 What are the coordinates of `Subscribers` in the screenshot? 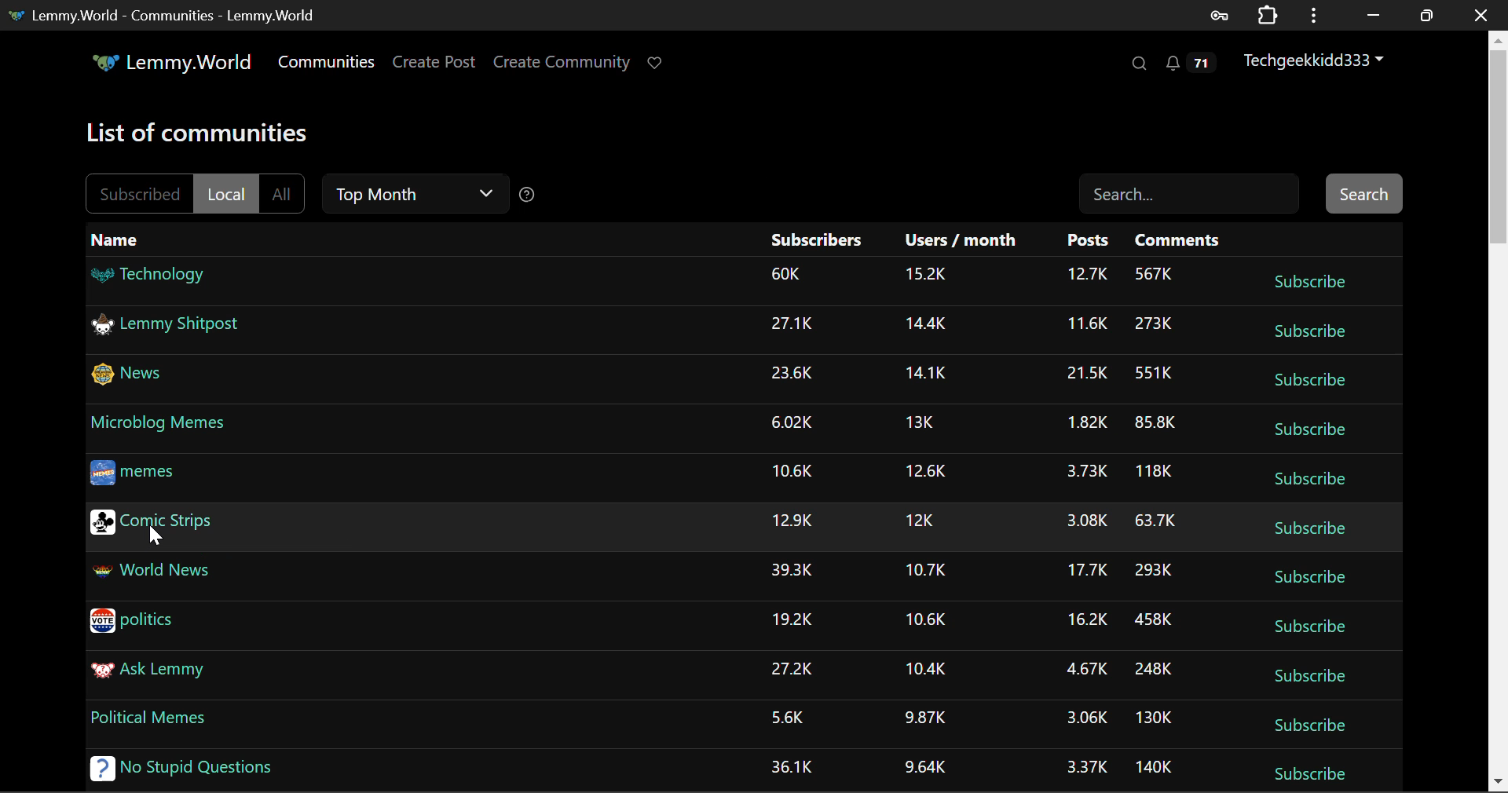 It's located at (817, 238).